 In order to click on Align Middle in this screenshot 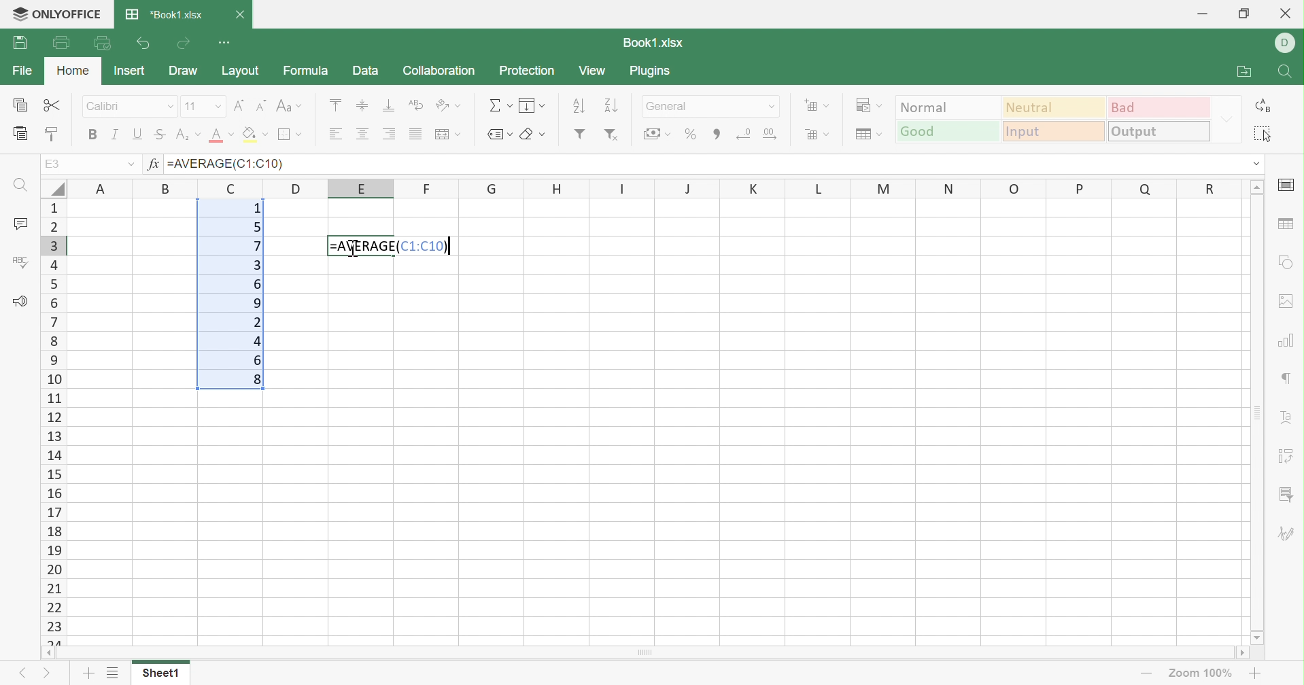, I will do `click(362, 105)`.